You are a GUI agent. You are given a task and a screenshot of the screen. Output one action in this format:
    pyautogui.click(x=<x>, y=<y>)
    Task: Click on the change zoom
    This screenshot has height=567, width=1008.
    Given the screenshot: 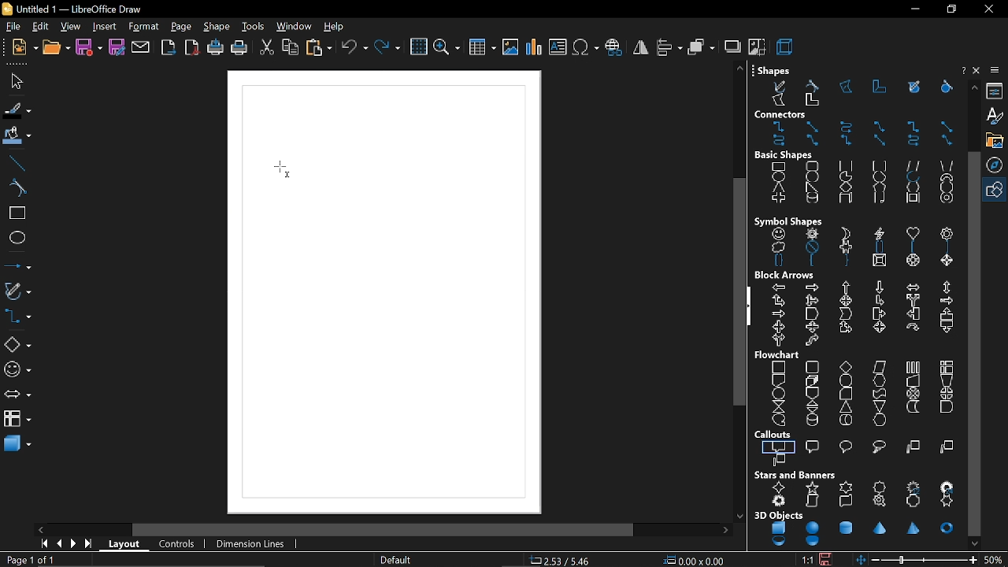 What is the action you would take?
    pyautogui.click(x=925, y=559)
    